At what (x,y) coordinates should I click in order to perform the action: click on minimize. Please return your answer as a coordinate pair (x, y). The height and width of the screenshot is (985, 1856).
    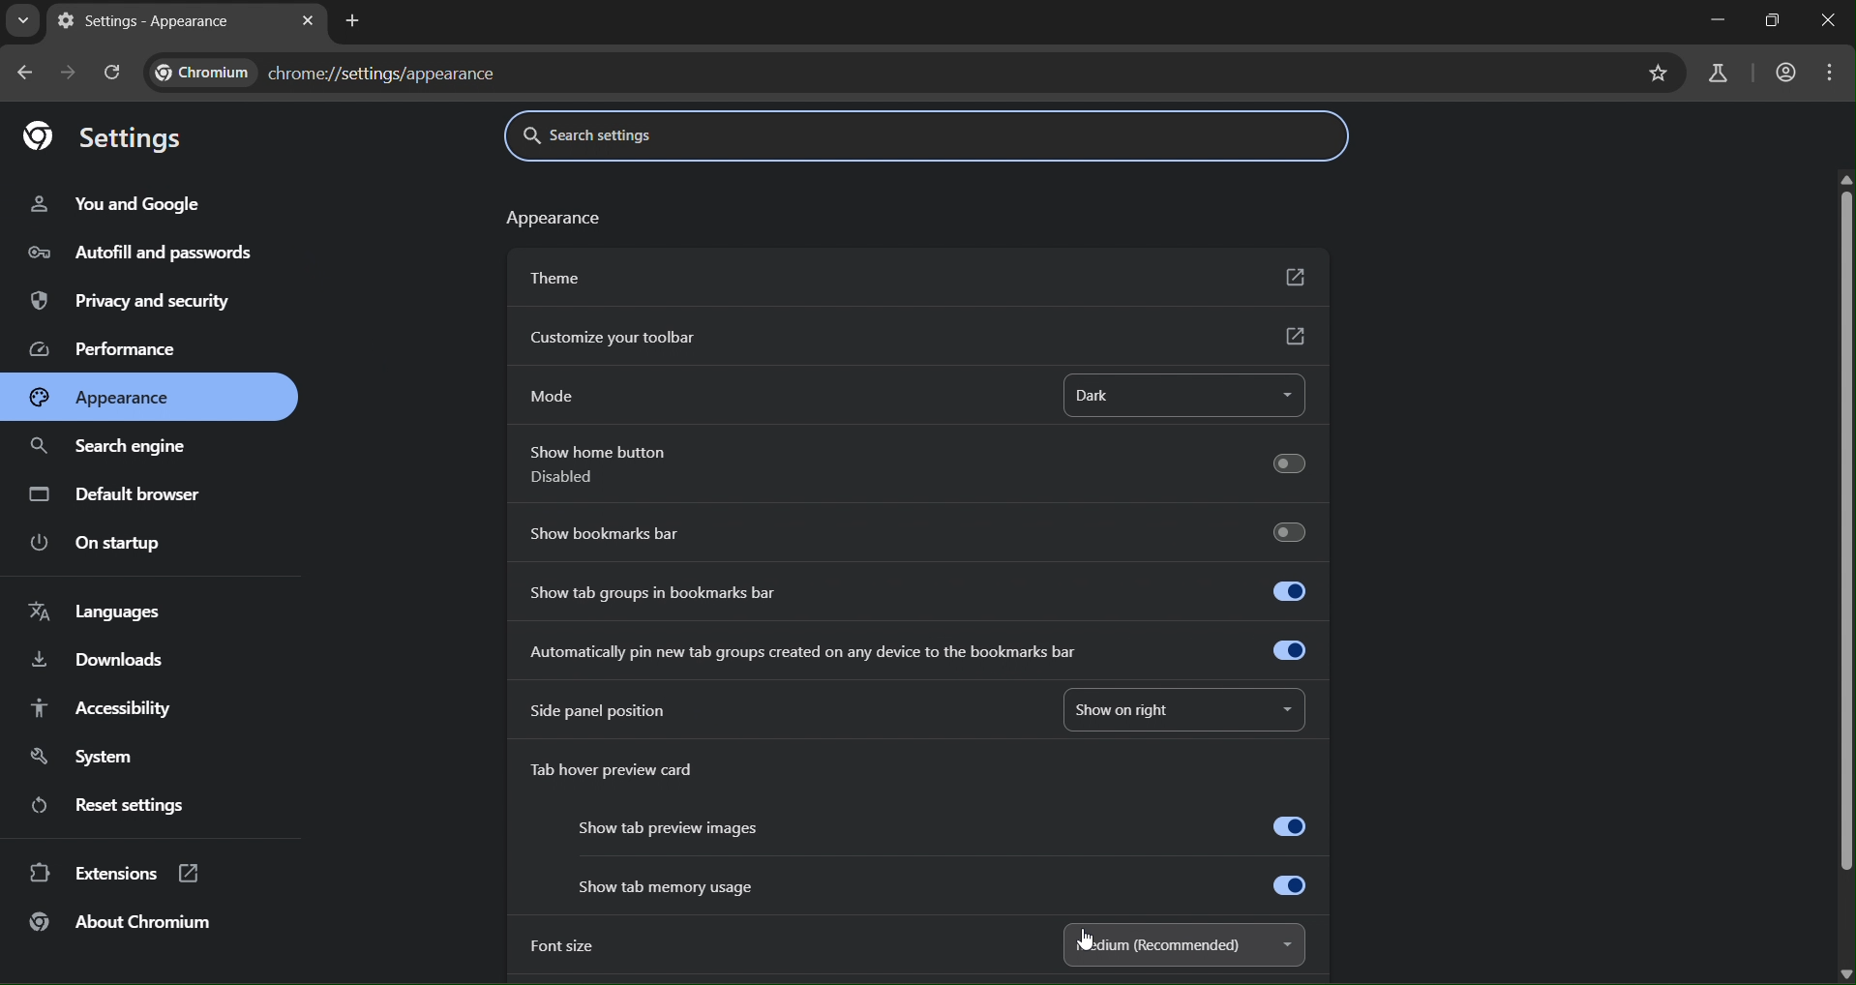
    Looking at the image, I should click on (1720, 20).